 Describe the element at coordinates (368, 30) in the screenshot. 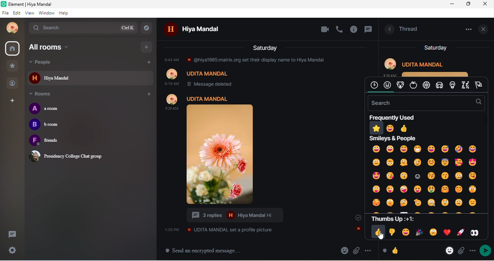

I see `threads` at that location.